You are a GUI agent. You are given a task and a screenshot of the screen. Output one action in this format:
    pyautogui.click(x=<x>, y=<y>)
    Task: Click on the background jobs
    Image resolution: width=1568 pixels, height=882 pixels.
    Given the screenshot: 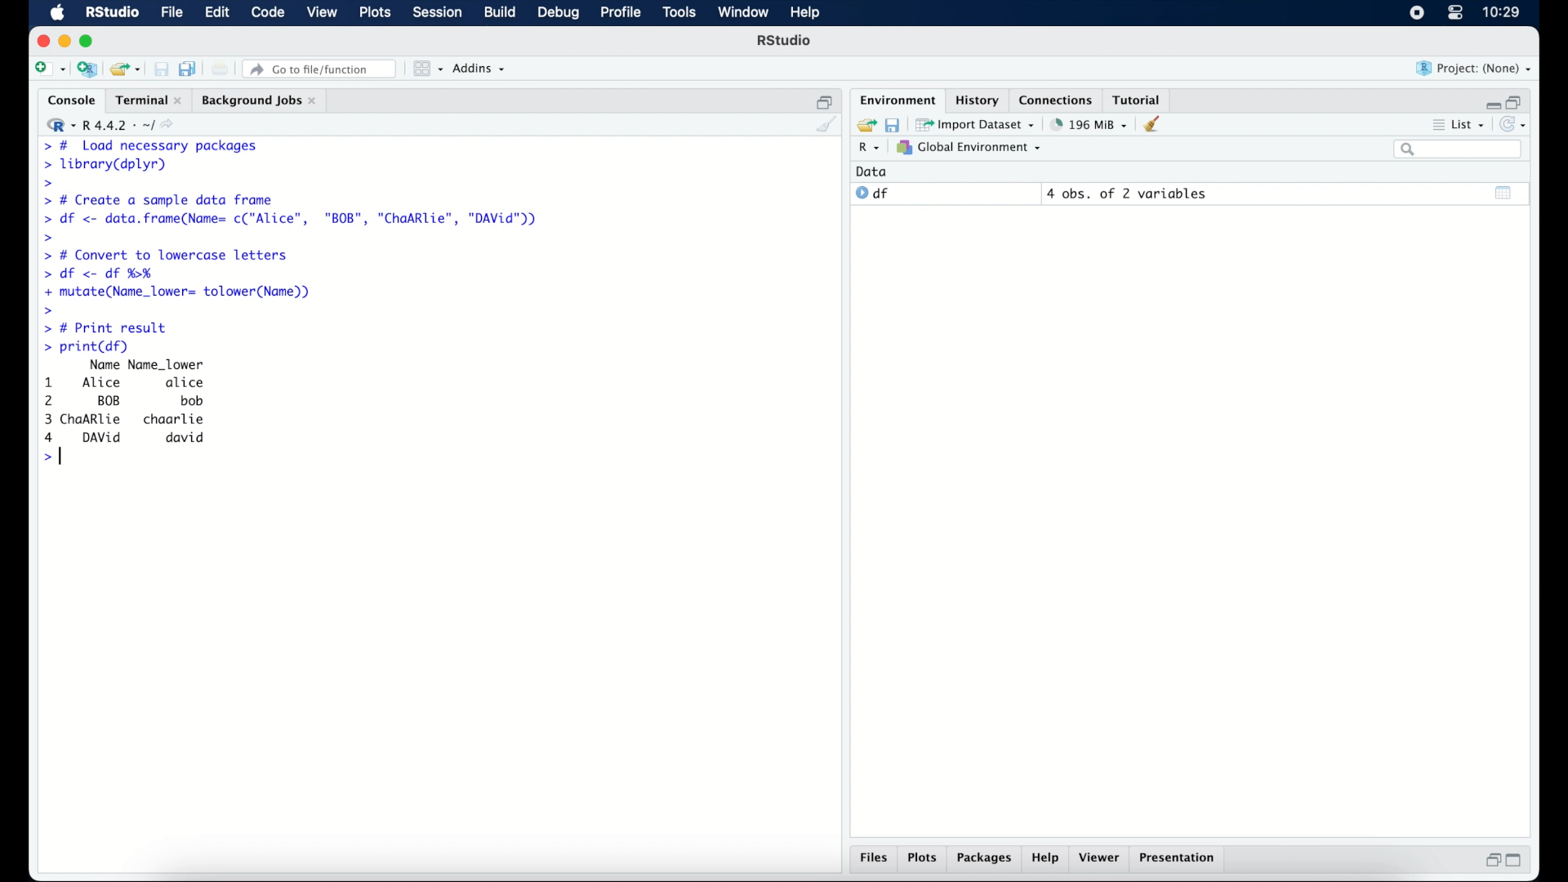 What is the action you would take?
    pyautogui.click(x=259, y=100)
    